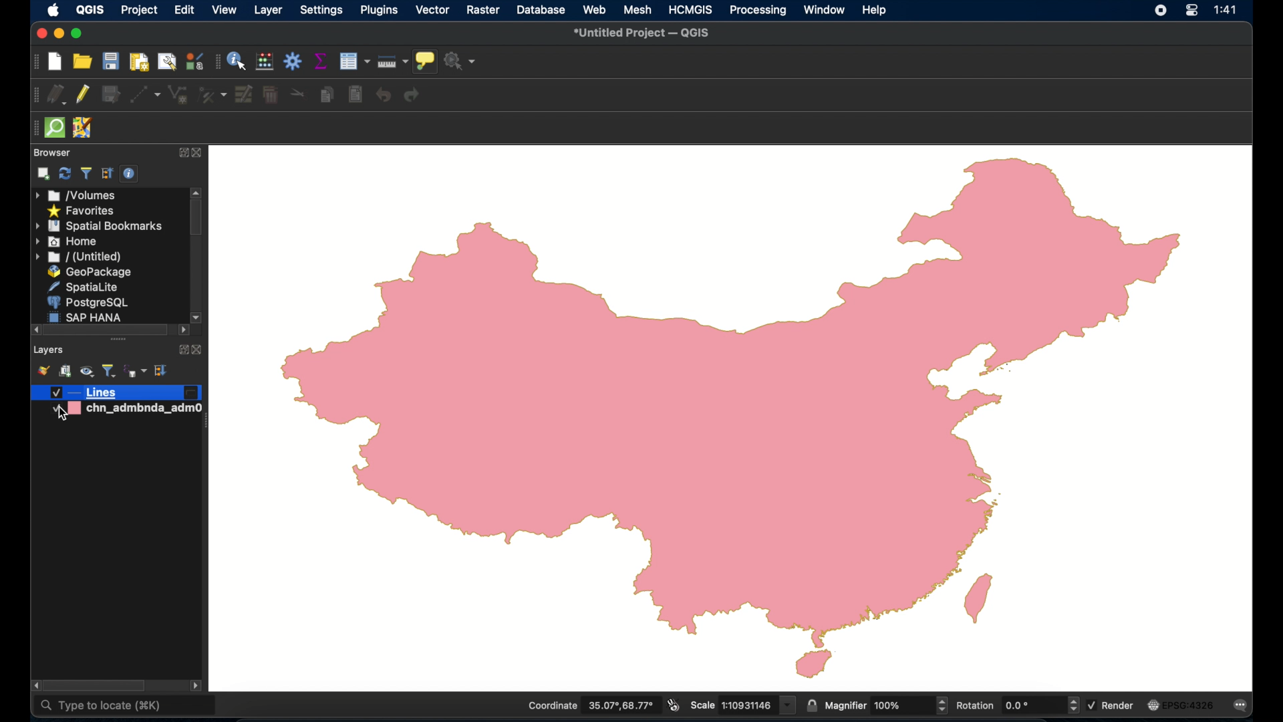 Image resolution: width=1283 pixels, height=722 pixels. What do you see at coordinates (293, 61) in the screenshot?
I see `toolbox` at bounding box center [293, 61].